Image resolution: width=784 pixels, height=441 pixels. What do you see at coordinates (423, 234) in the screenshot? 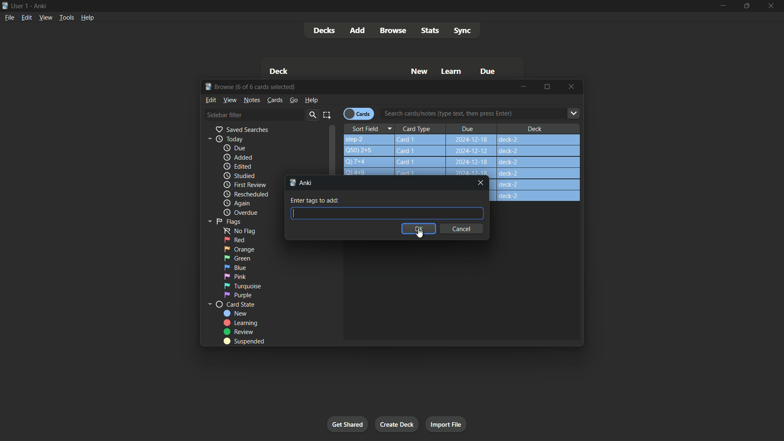
I see `Cursor` at bounding box center [423, 234].